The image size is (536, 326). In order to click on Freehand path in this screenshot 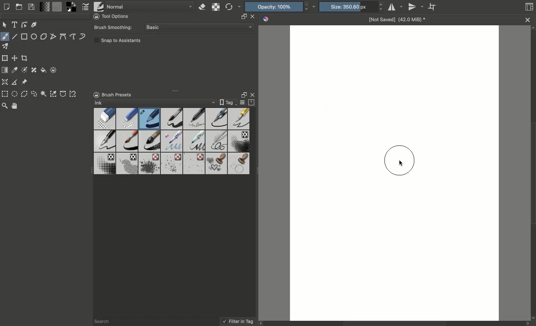, I will do `click(73, 37)`.